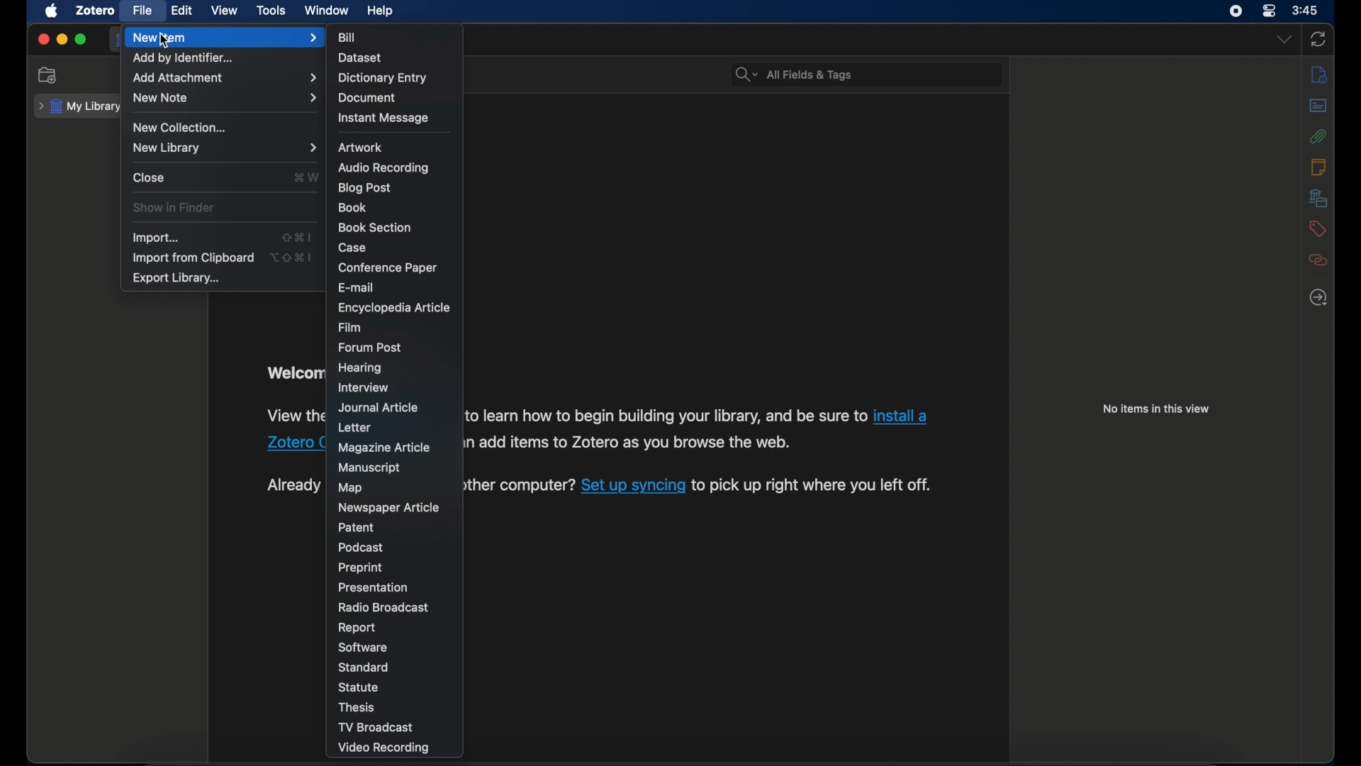 The image size is (1361, 766). I want to click on journal article, so click(378, 407).